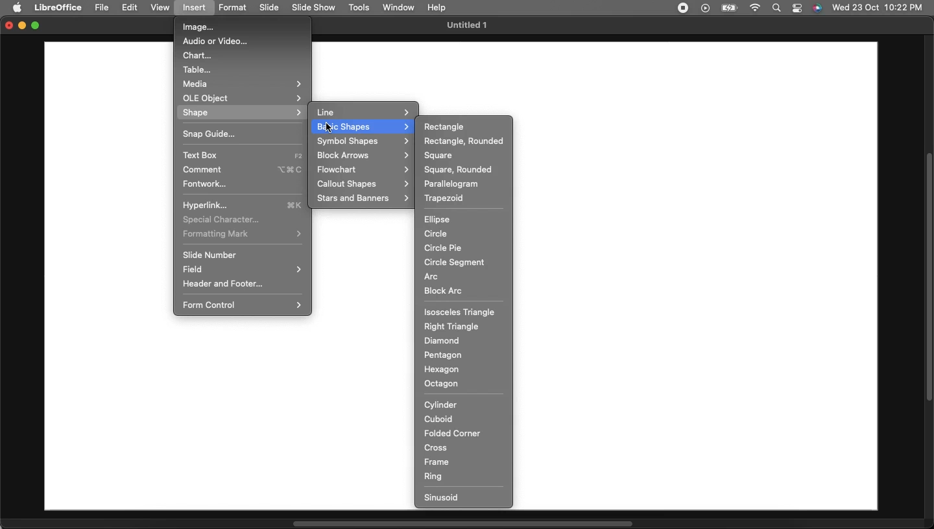 This screenshot has height=529, width=934. Describe the element at coordinates (235, 8) in the screenshot. I see `Format` at that location.